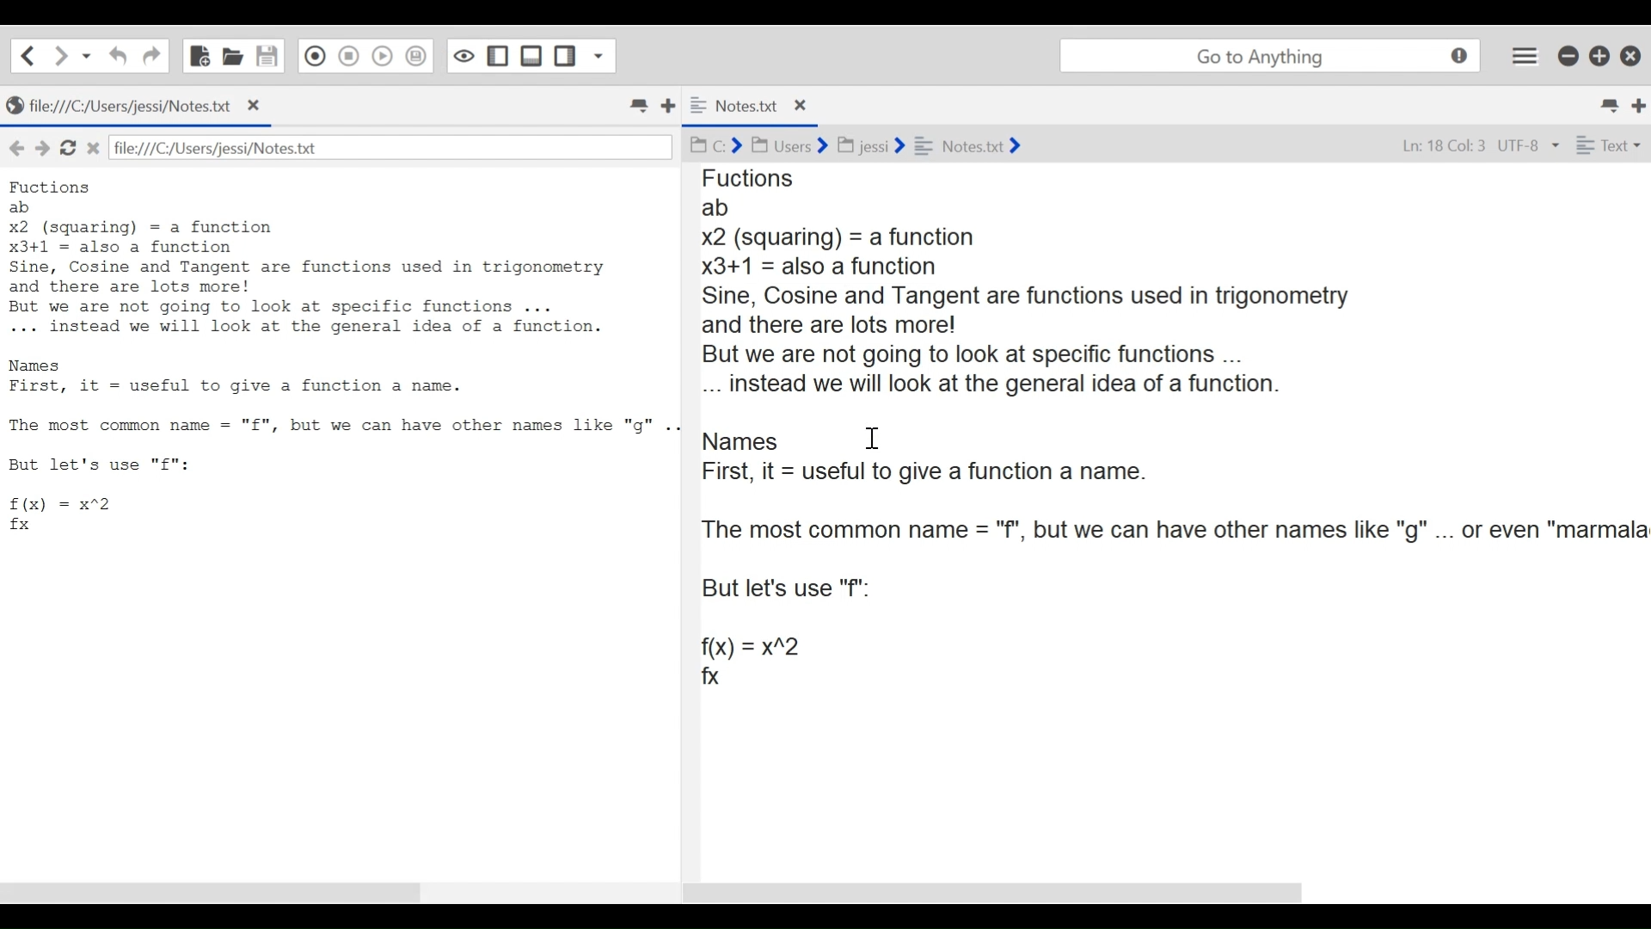 The height and width of the screenshot is (929, 1651). What do you see at coordinates (532, 57) in the screenshot?
I see `Show/Hide Bottom Pane` at bounding box center [532, 57].